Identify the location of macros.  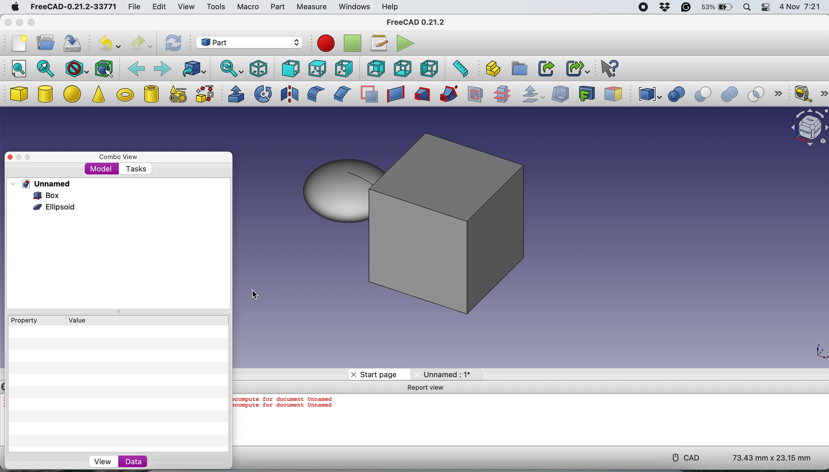
(377, 43).